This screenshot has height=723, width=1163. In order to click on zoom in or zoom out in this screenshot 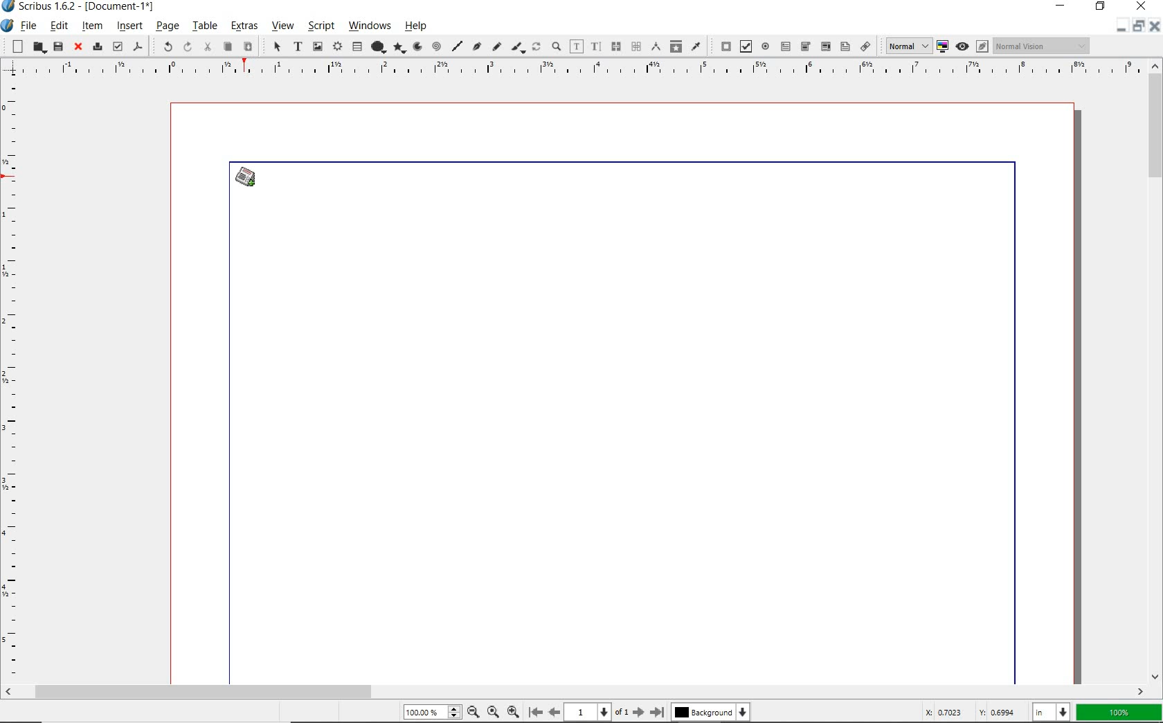, I will do `click(557, 45)`.